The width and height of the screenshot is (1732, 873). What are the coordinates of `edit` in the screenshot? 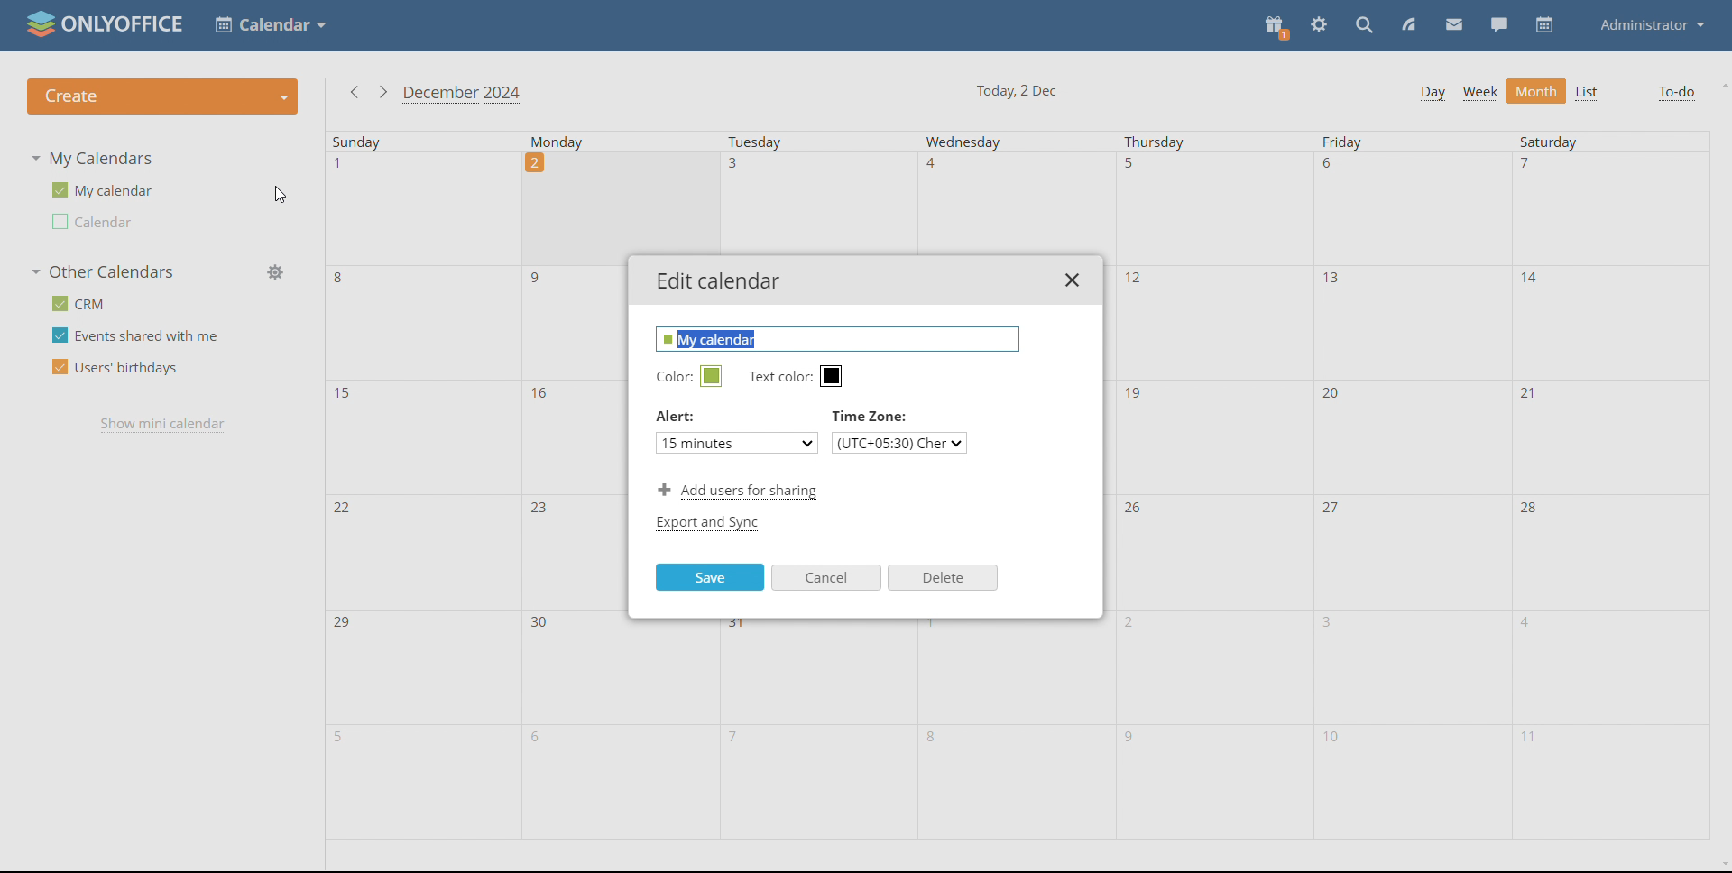 It's located at (279, 193).